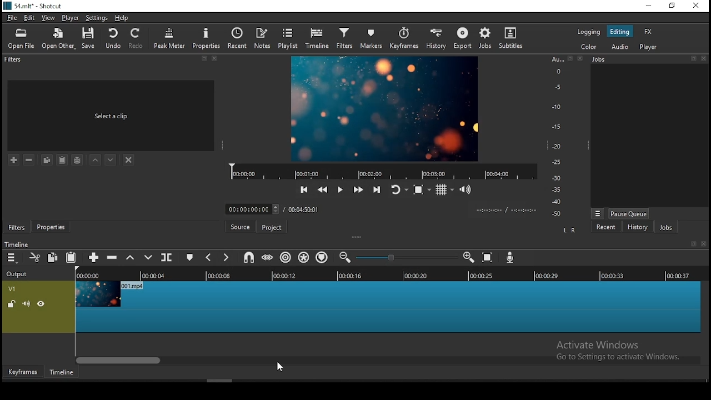 Image resolution: width=711 pixels, height=400 pixels. I want to click on jobs menu, so click(598, 214).